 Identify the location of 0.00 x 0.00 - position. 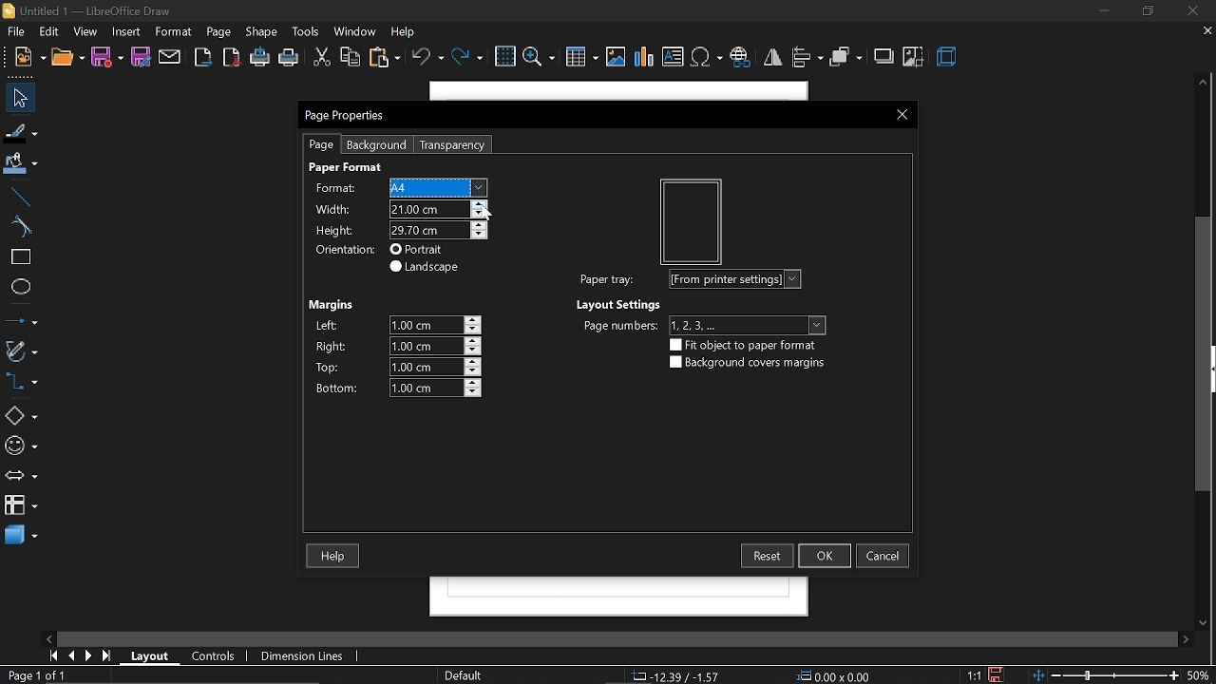
(835, 674).